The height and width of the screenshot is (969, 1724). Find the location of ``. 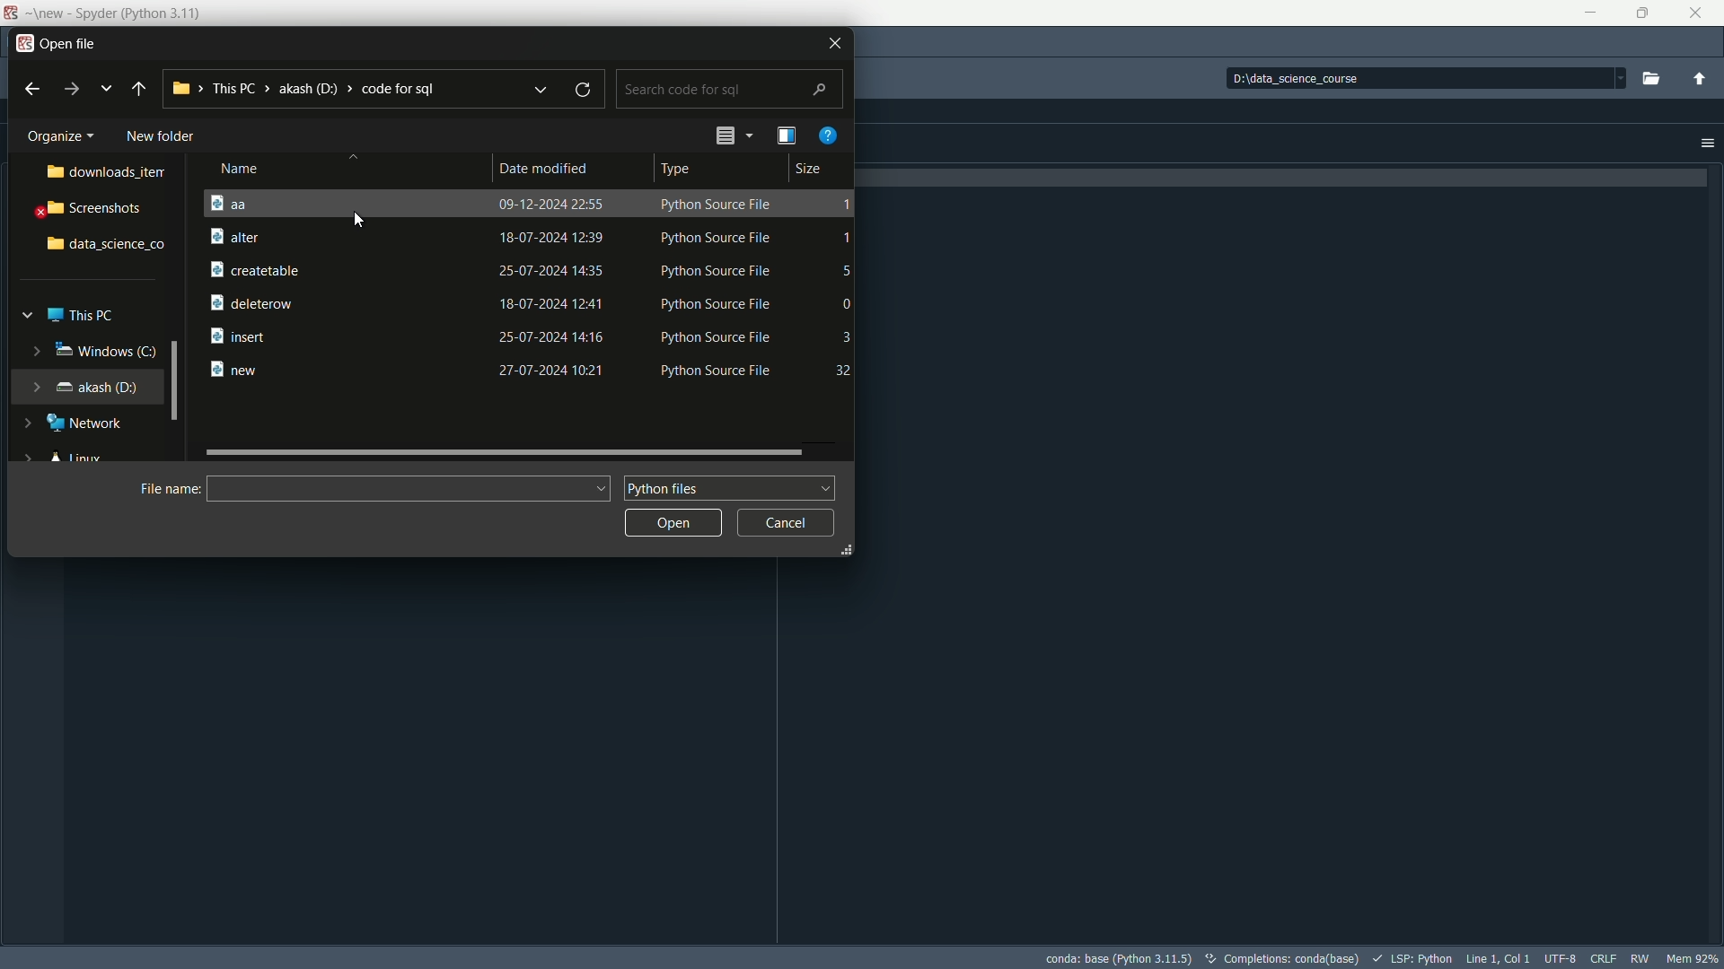

 is located at coordinates (535, 90).